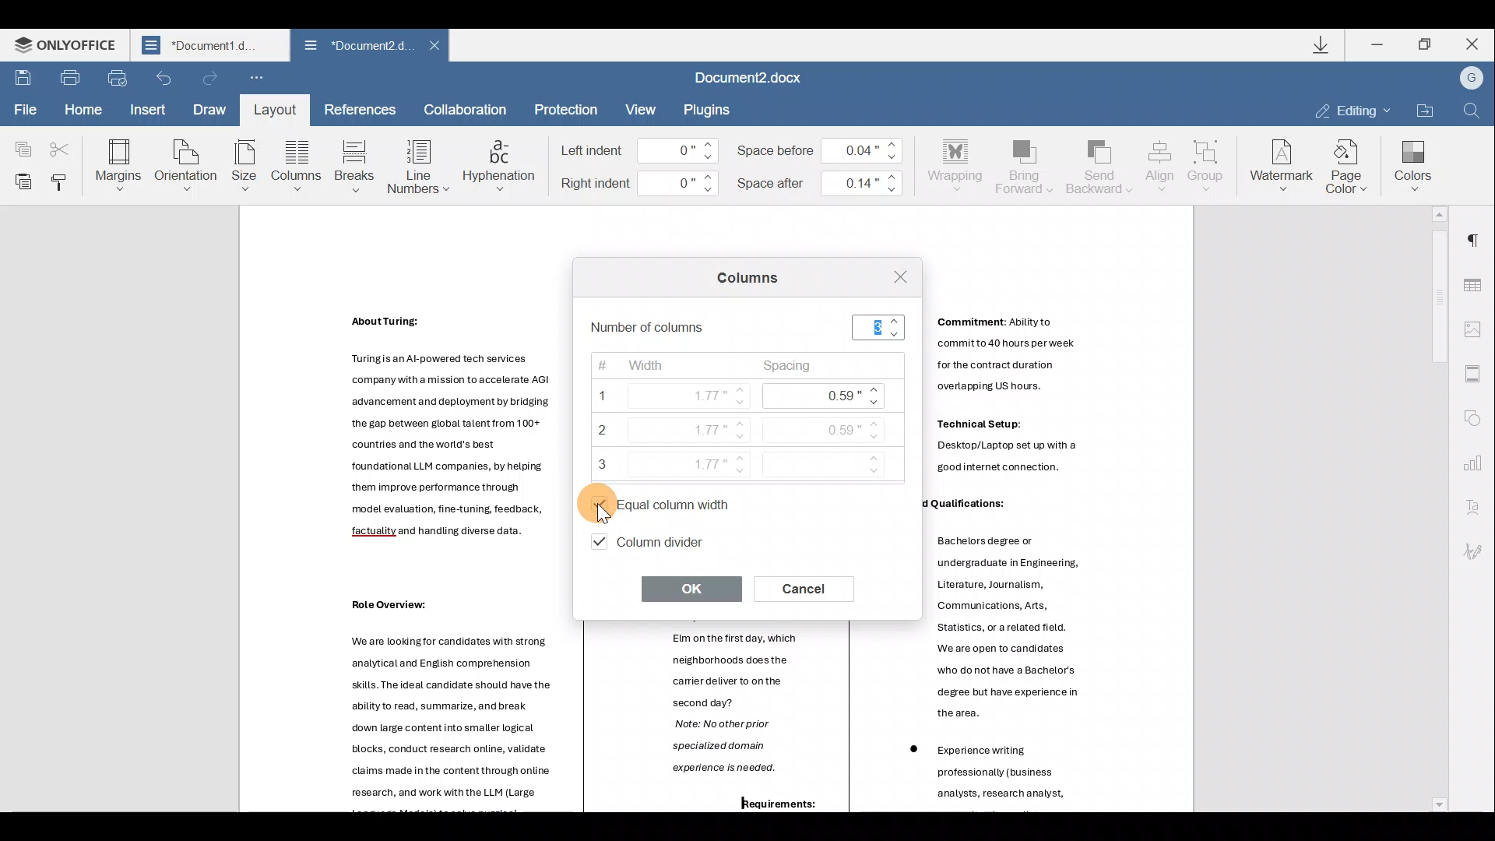 The height and width of the screenshot is (841, 1495). What do you see at coordinates (117, 164) in the screenshot?
I see `Margins` at bounding box center [117, 164].